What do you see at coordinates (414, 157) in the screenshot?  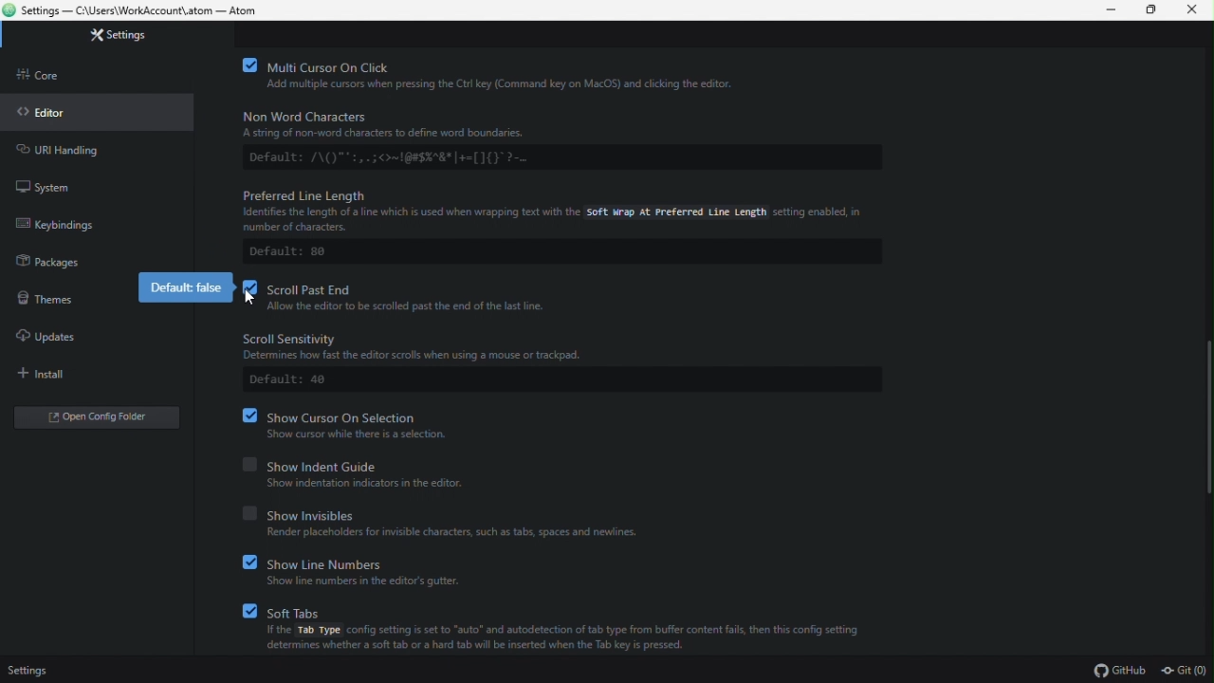 I see `Default: /\()"":,.;O~I@¥S% 8" |+=[]{} ?--` at bounding box center [414, 157].